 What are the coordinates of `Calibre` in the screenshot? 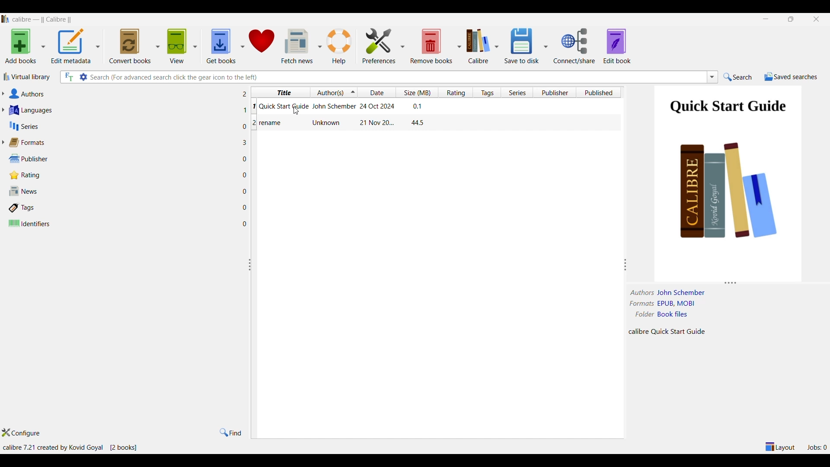 It's located at (478, 47).